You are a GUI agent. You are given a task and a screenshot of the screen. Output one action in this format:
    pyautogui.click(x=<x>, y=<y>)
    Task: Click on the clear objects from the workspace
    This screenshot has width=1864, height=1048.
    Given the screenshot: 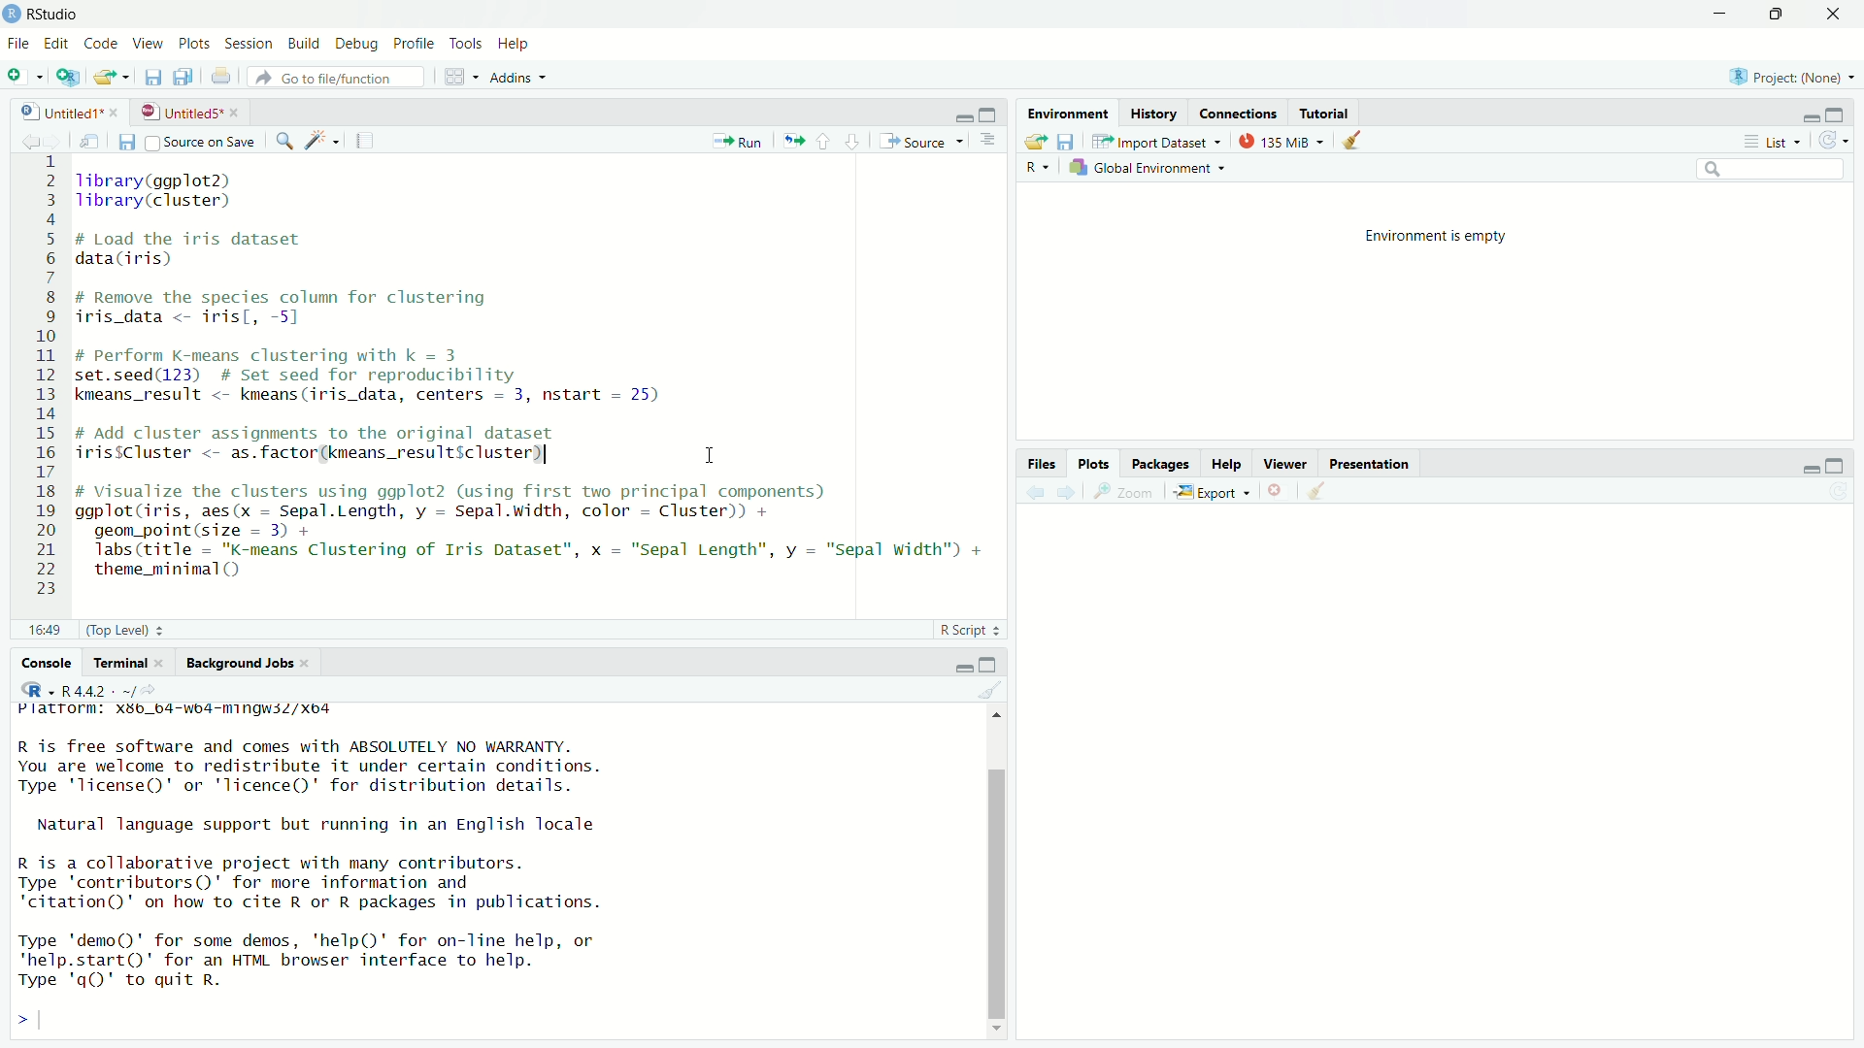 What is the action you would take?
    pyautogui.click(x=1349, y=141)
    